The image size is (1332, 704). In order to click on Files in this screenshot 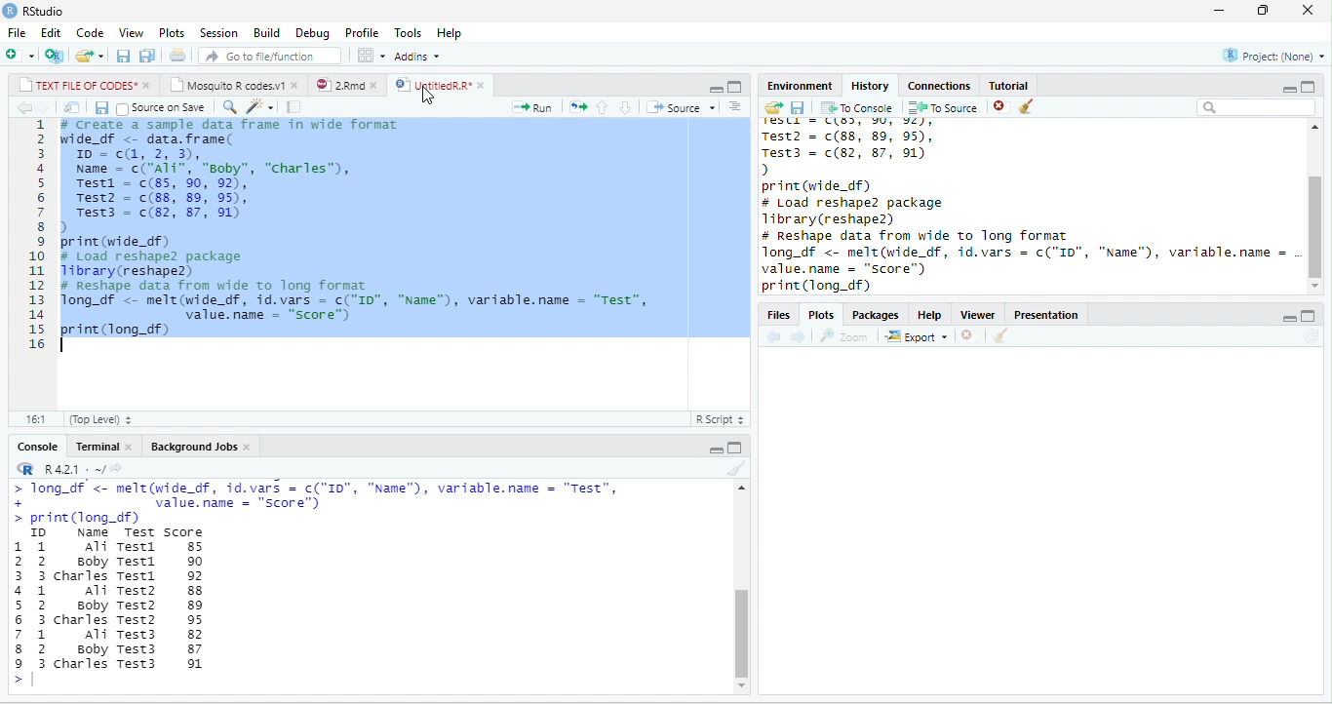, I will do `click(778, 314)`.